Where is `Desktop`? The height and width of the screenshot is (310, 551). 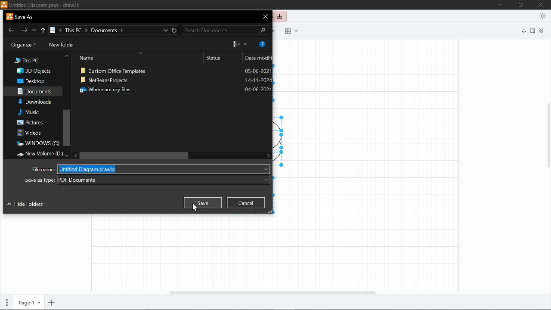
Desktop is located at coordinates (33, 81).